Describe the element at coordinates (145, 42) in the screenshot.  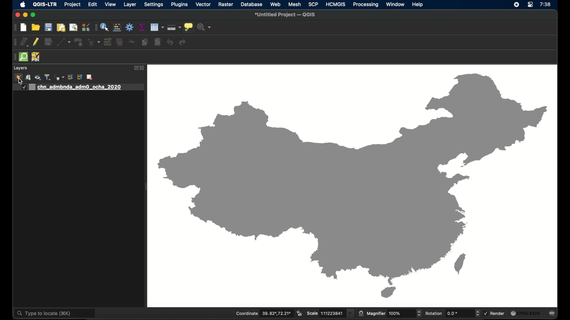
I see `copy` at that location.